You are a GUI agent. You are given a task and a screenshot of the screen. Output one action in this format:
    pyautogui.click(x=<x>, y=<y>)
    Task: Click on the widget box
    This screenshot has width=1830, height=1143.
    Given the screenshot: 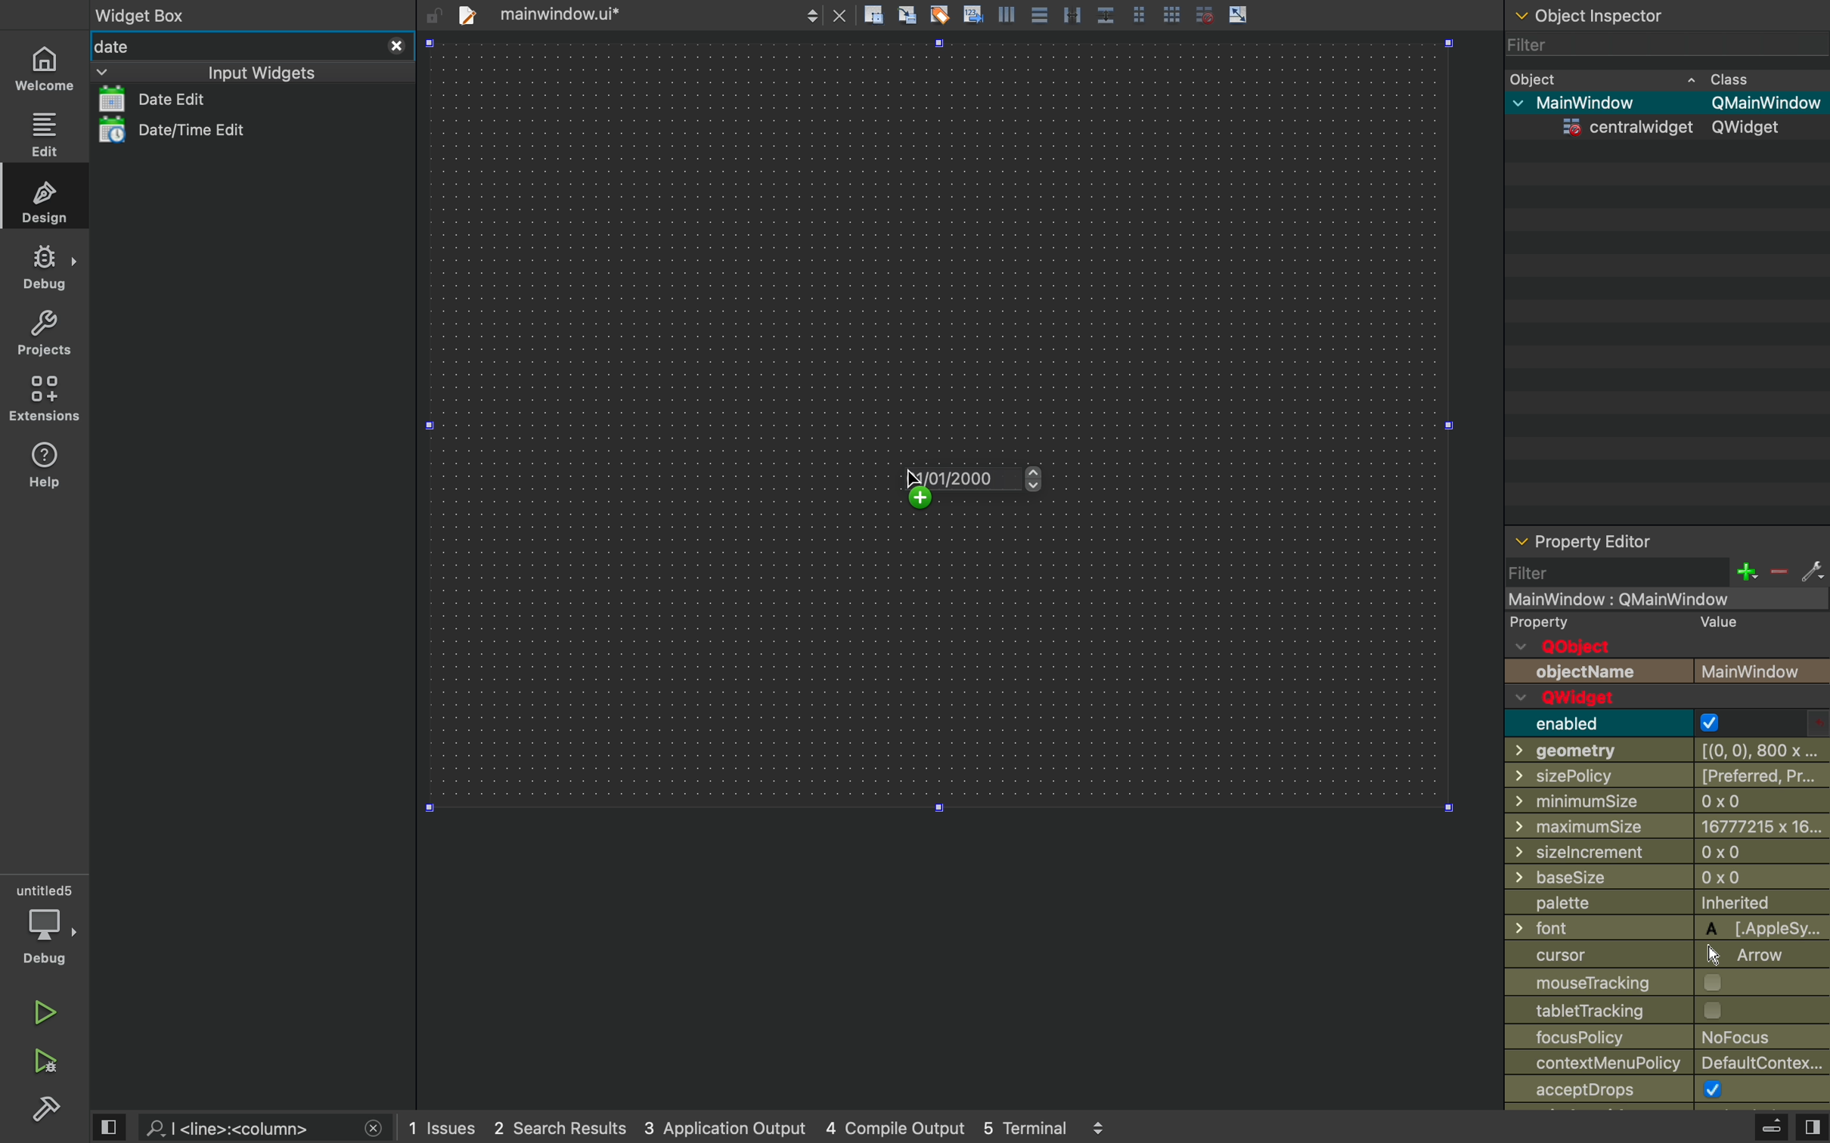 What is the action you would take?
    pyautogui.click(x=146, y=13)
    